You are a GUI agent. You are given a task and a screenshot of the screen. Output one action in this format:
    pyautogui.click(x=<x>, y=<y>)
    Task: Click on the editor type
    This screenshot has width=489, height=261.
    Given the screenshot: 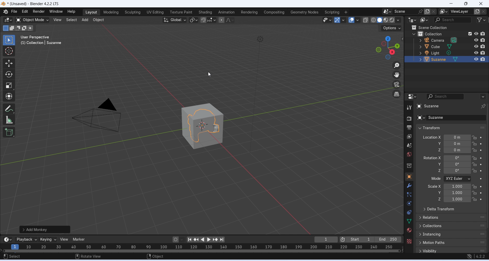 What is the action you would take?
    pyautogui.click(x=413, y=20)
    